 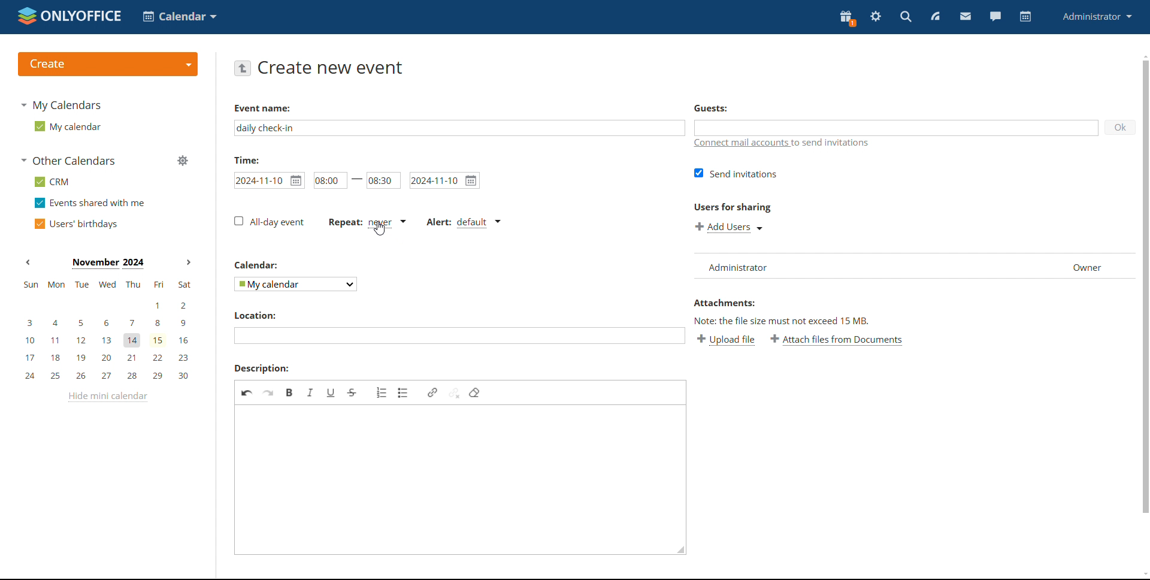 What do you see at coordinates (310, 392) in the screenshot?
I see `italic` at bounding box center [310, 392].